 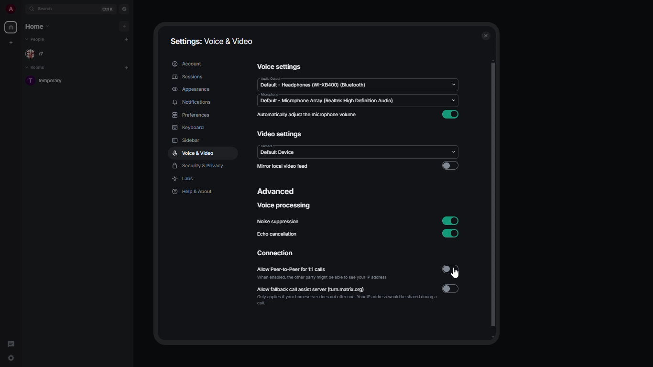 I want to click on bw aa ca ee —
cat, so click(x=353, y=302).